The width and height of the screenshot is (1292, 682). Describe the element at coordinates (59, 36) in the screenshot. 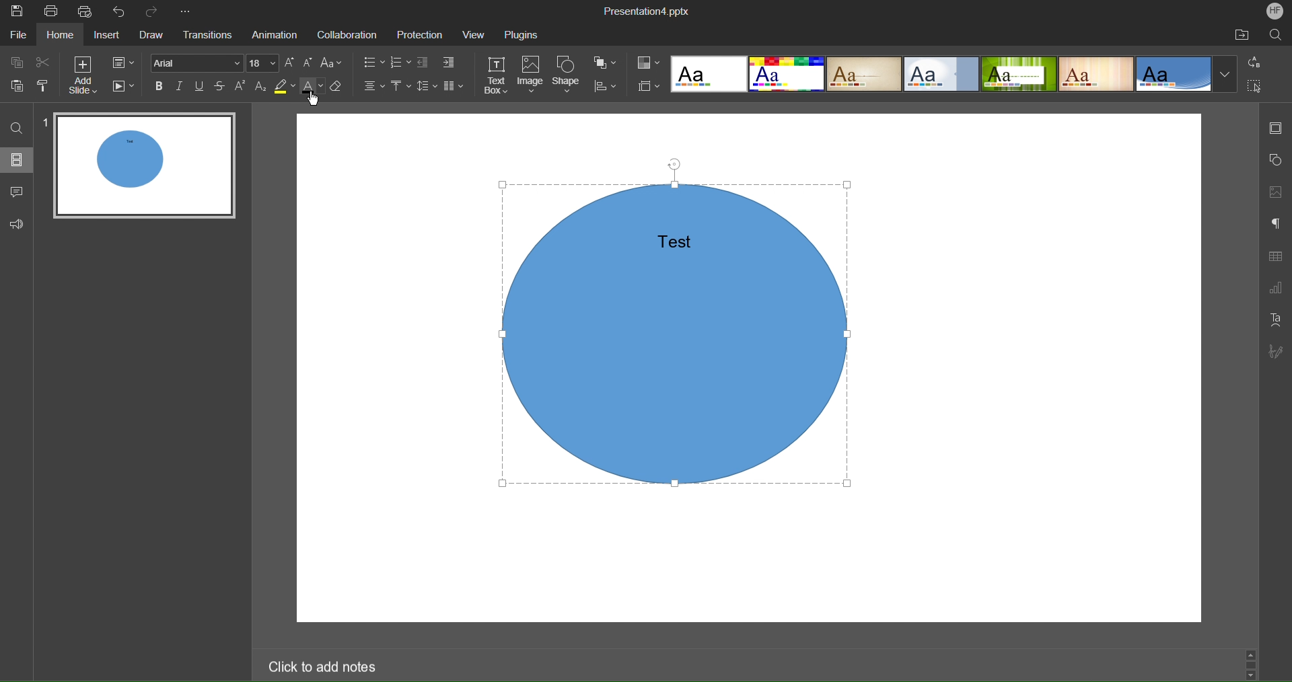

I see `Home` at that location.